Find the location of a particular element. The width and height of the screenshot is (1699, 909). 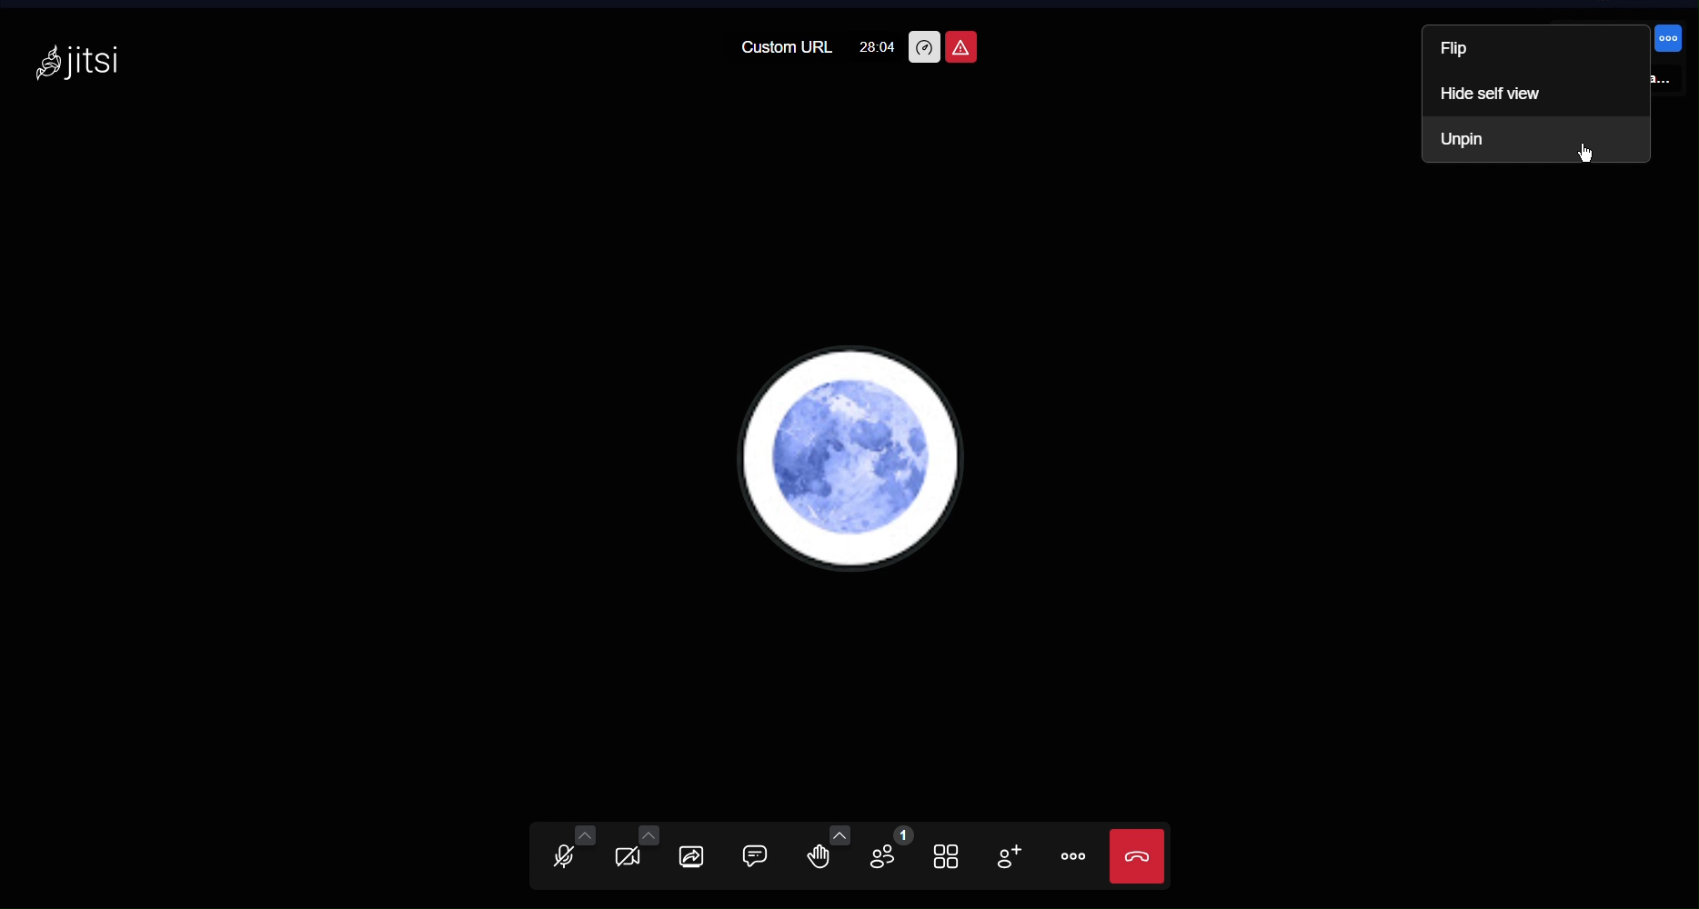

Participants is located at coordinates (890, 856).